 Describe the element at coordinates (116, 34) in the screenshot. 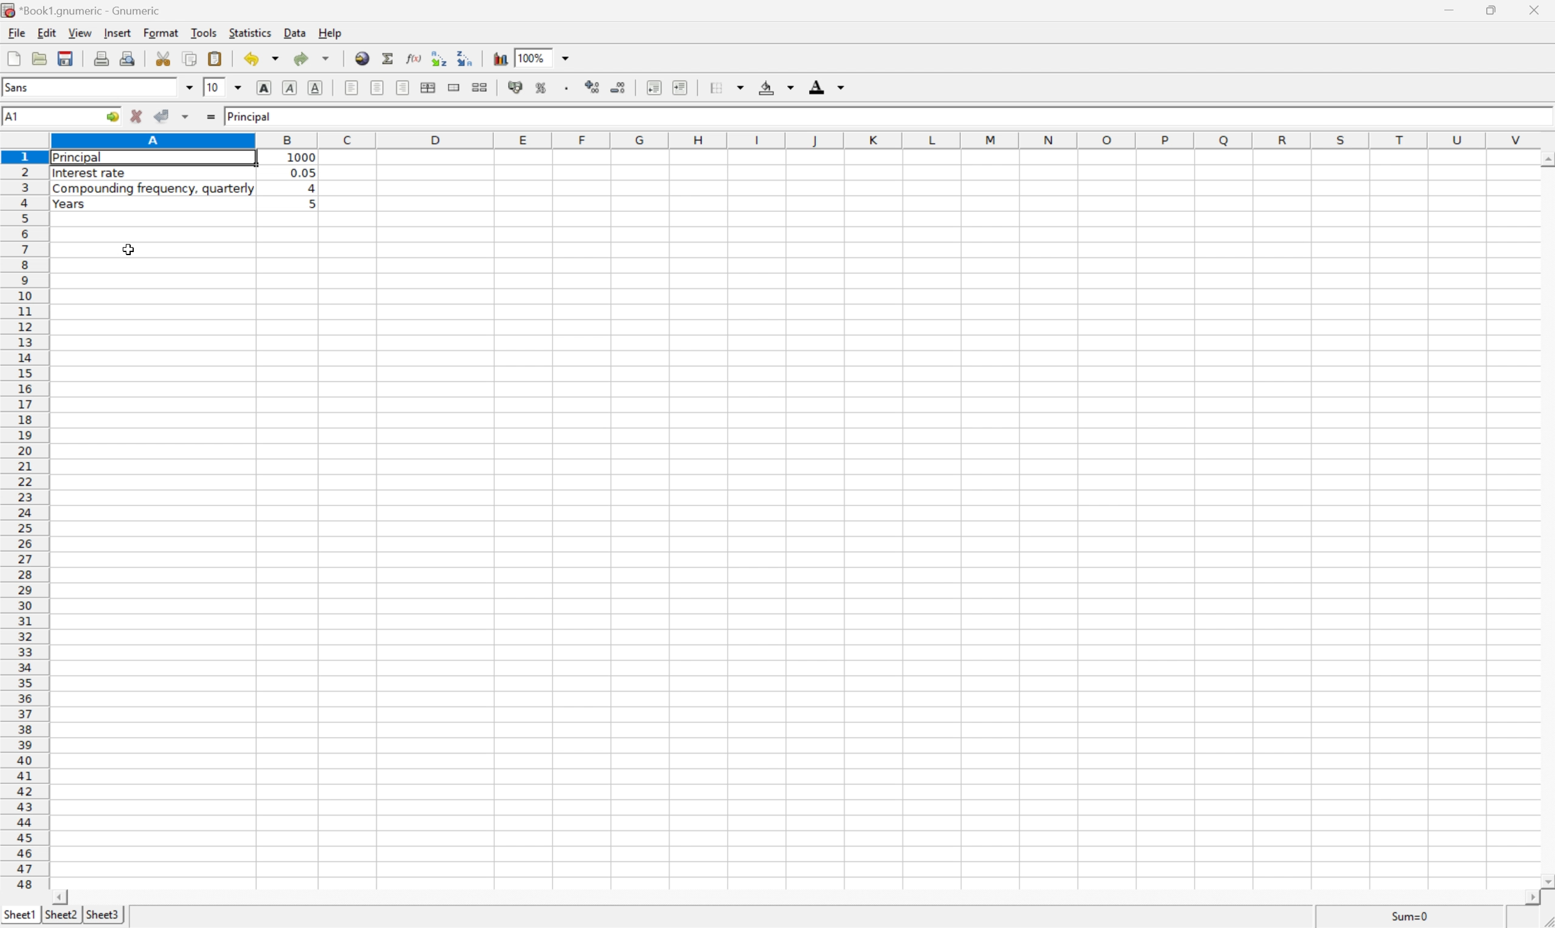

I see `insert` at that location.